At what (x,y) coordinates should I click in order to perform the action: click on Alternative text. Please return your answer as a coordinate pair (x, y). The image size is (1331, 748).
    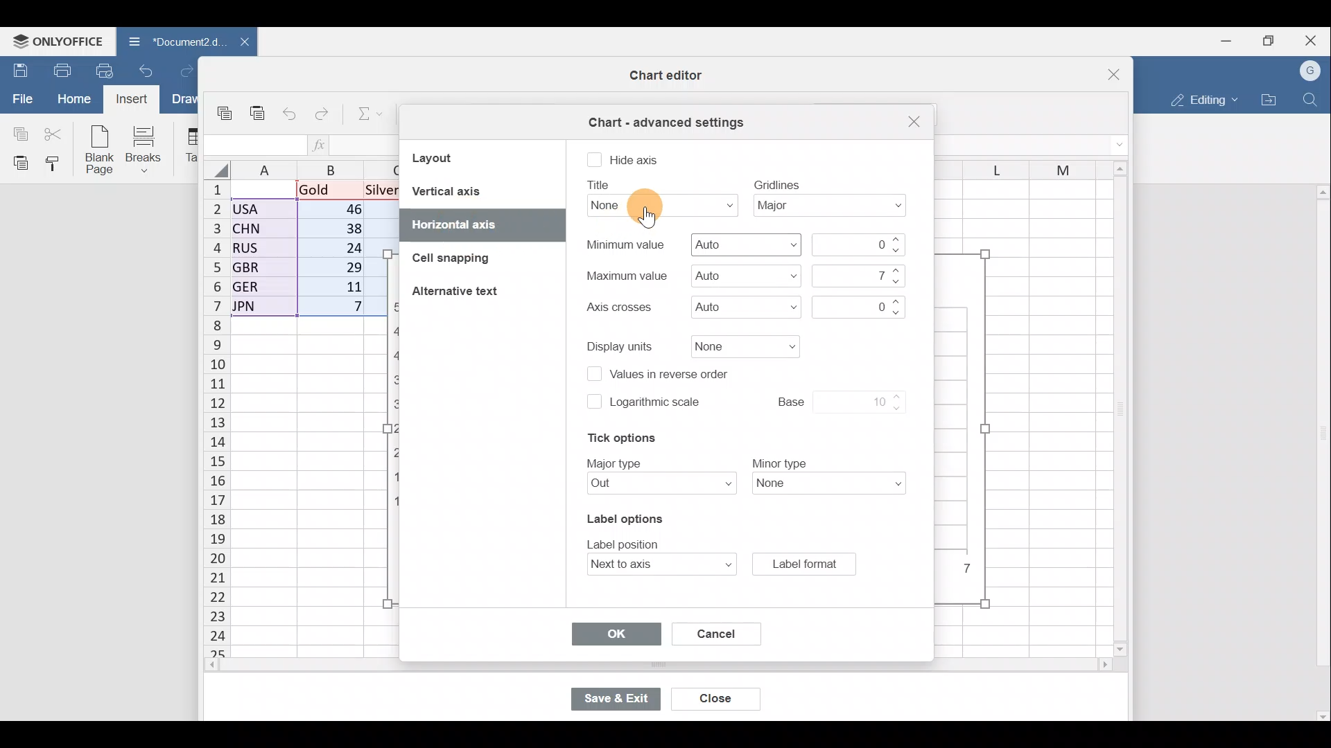
    Looking at the image, I should click on (459, 294).